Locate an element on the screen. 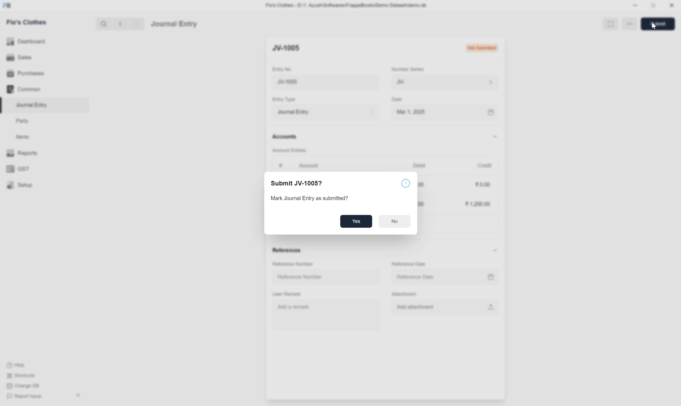  Flo's Clothes is located at coordinates (28, 22).